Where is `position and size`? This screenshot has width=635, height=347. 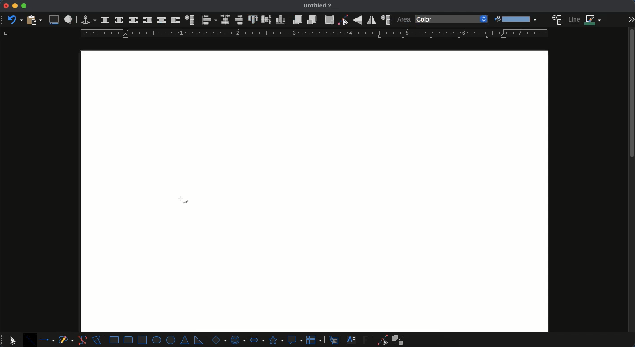 position and size is located at coordinates (385, 20).